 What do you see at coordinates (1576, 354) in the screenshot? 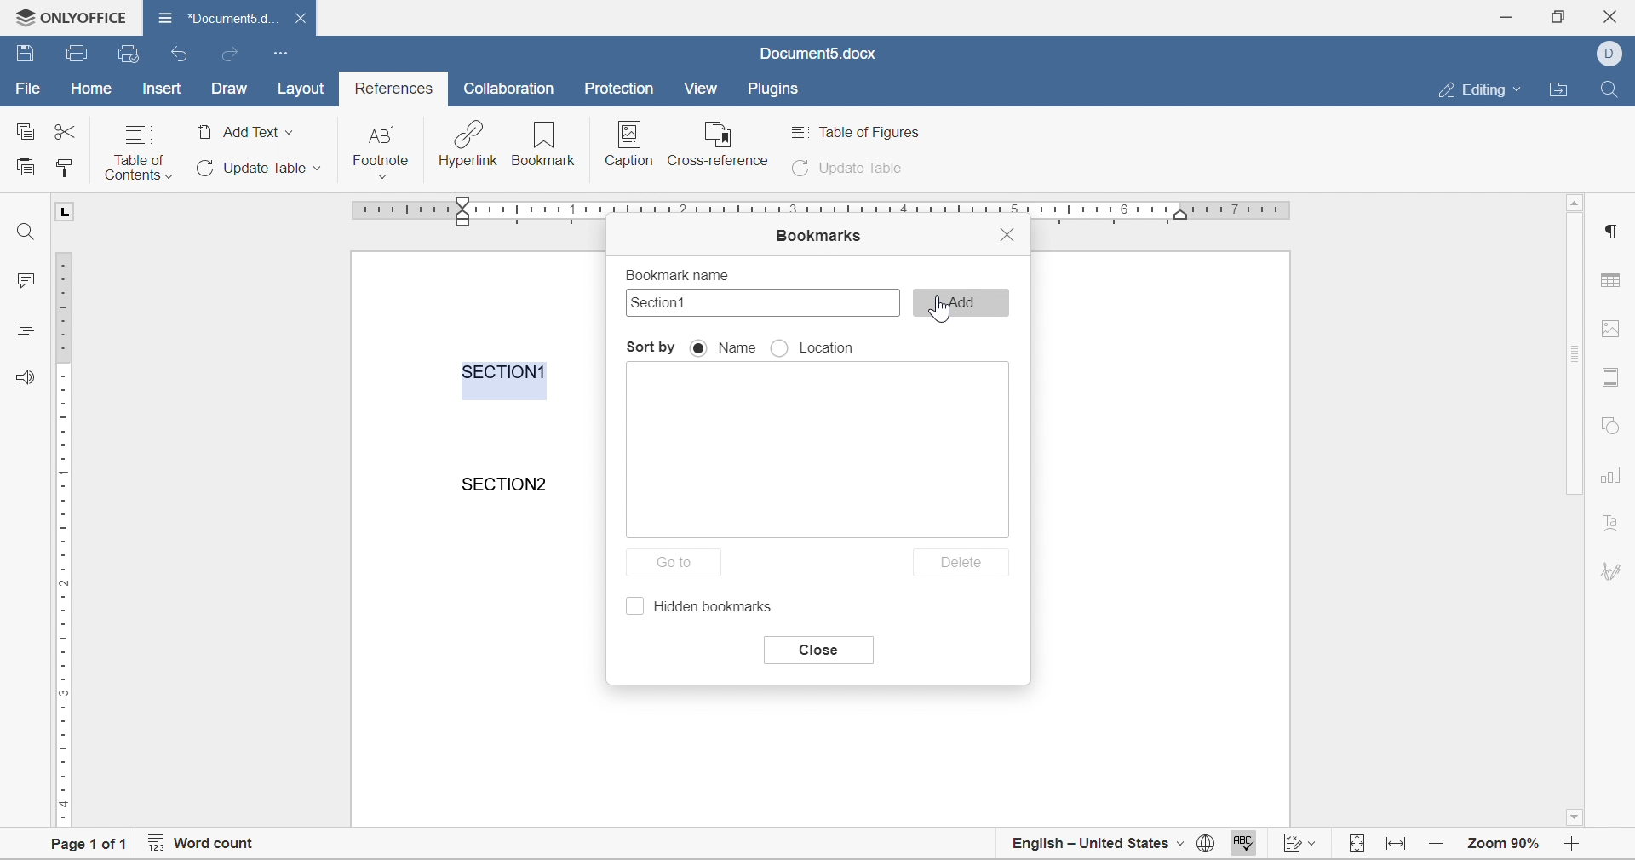
I see `scroll bar` at bounding box center [1576, 354].